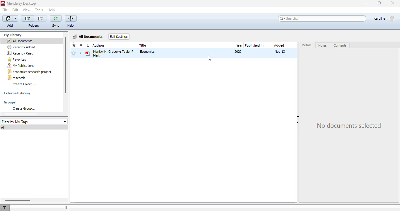  Describe the element at coordinates (340, 45) in the screenshot. I see `contents` at that location.